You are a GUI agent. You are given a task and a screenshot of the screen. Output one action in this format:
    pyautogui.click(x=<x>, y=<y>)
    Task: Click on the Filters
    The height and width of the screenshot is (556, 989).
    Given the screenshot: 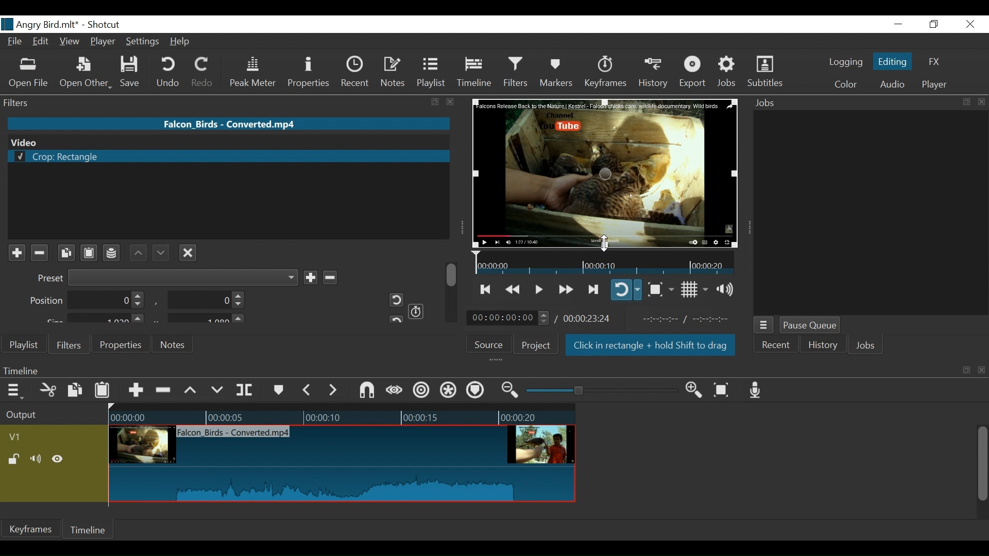 What is the action you would take?
    pyautogui.click(x=67, y=344)
    